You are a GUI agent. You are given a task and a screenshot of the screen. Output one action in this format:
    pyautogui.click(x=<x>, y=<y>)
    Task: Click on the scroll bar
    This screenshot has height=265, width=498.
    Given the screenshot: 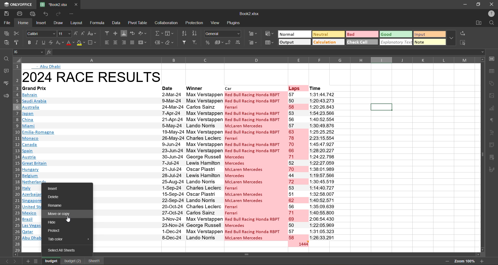 What is the action you would take?
    pyautogui.click(x=259, y=255)
    